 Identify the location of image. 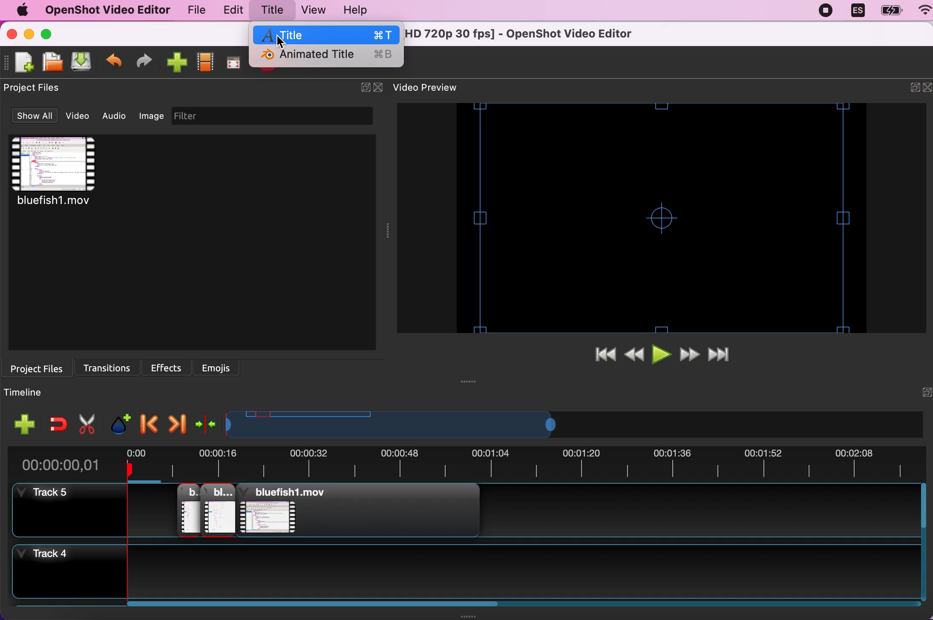
(152, 115).